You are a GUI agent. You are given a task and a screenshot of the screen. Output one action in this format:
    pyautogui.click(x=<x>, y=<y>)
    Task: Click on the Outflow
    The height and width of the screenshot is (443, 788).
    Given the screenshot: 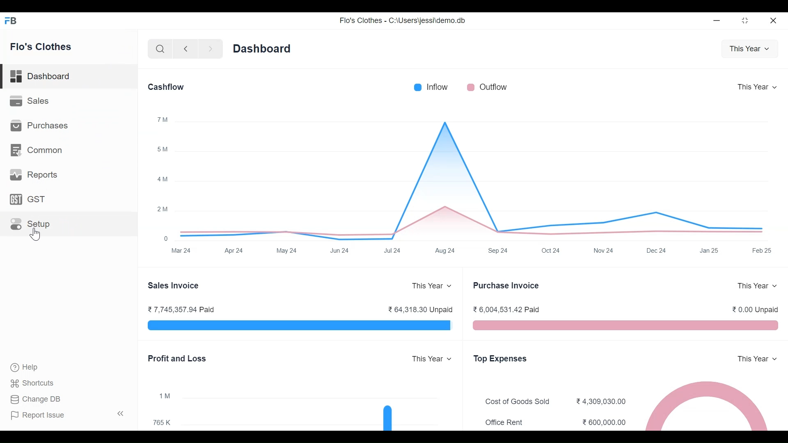 What is the action you would take?
    pyautogui.click(x=496, y=87)
    